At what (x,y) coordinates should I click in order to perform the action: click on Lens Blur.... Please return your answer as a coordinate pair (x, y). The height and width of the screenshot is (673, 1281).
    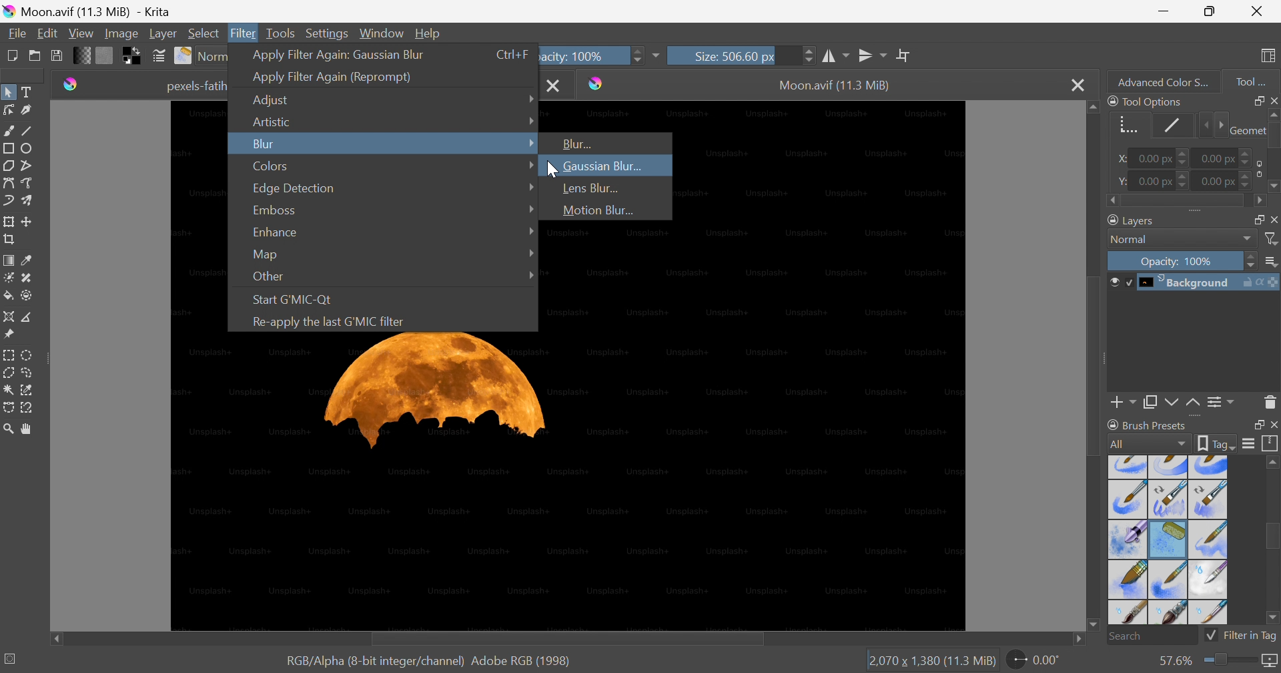
    Looking at the image, I should click on (592, 188).